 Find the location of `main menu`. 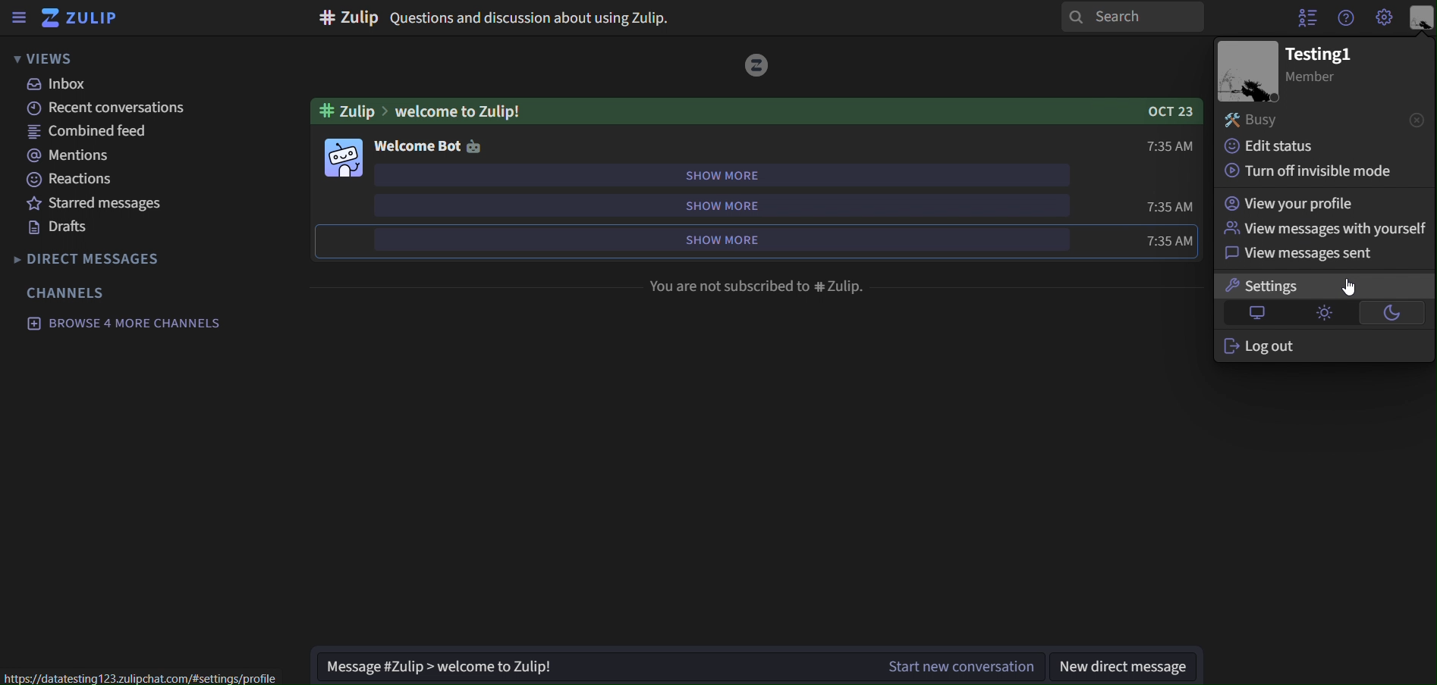

main menu is located at coordinates (1383, 17).